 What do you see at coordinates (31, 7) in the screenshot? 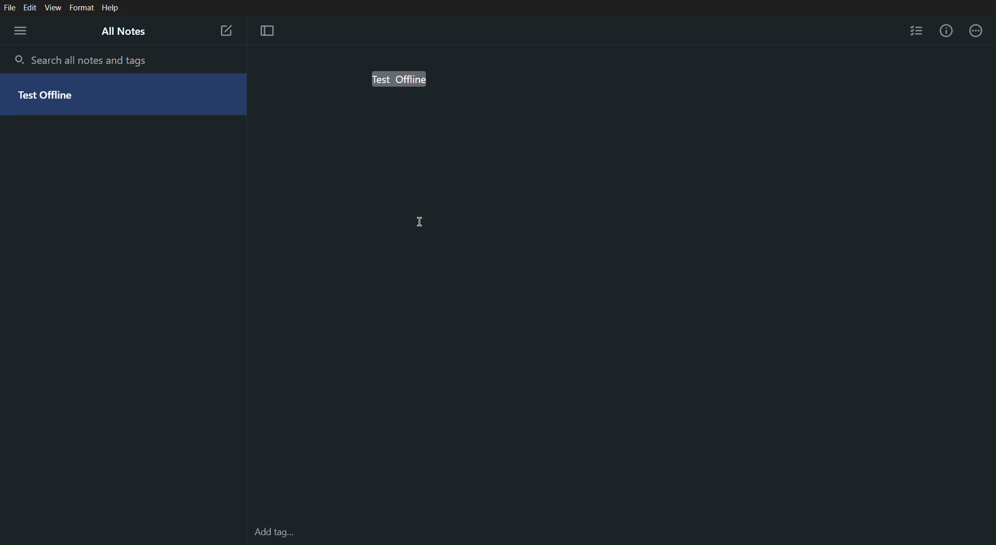
I see `Edit` at bounding box center [31, 7].